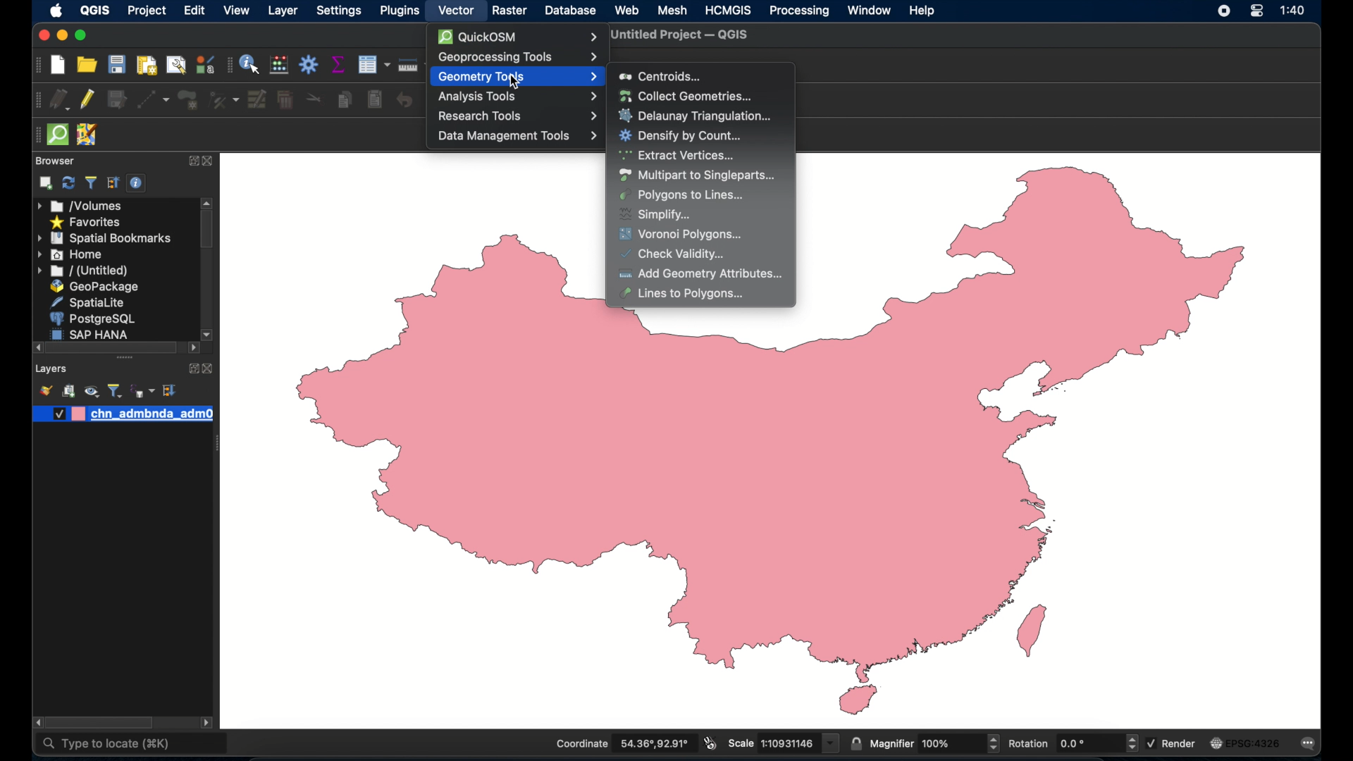 Image resolution: width=1353 pixels, height=761 pixels. Describe the element at coordinates (192, 11) in the screenshot. I see `edit` at that location.